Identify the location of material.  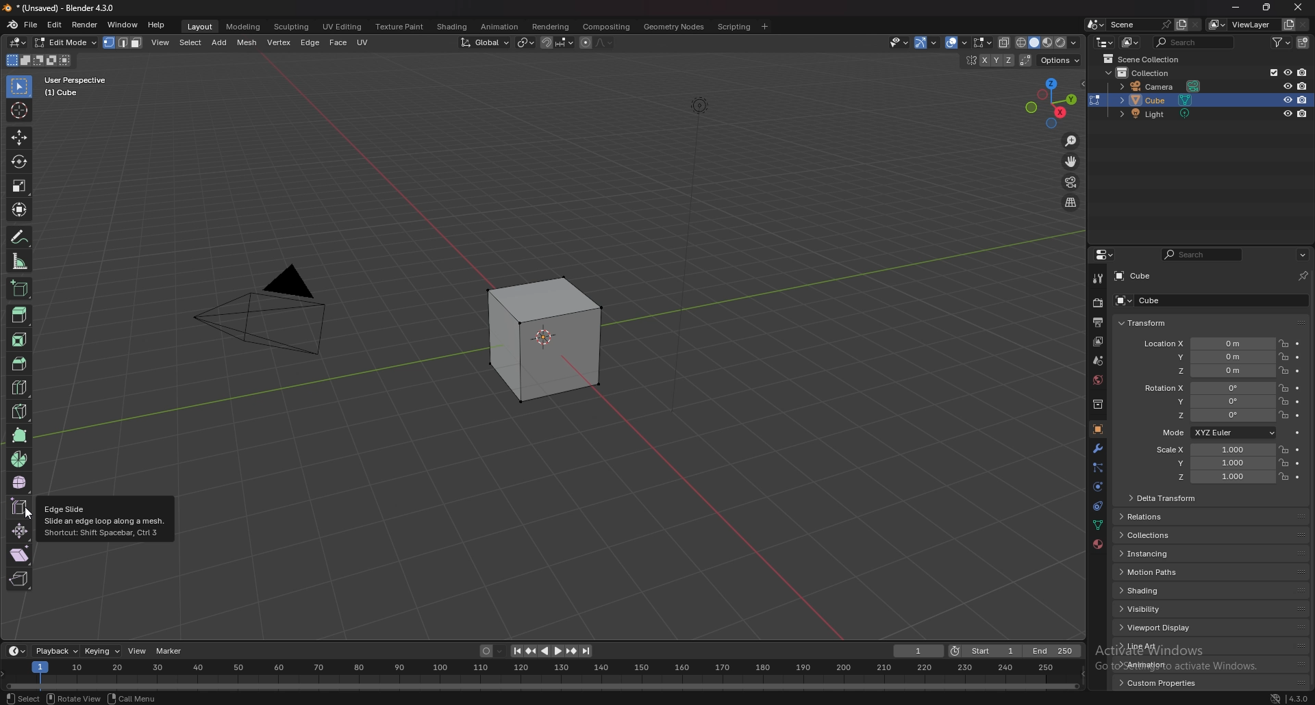
(1099, 543).